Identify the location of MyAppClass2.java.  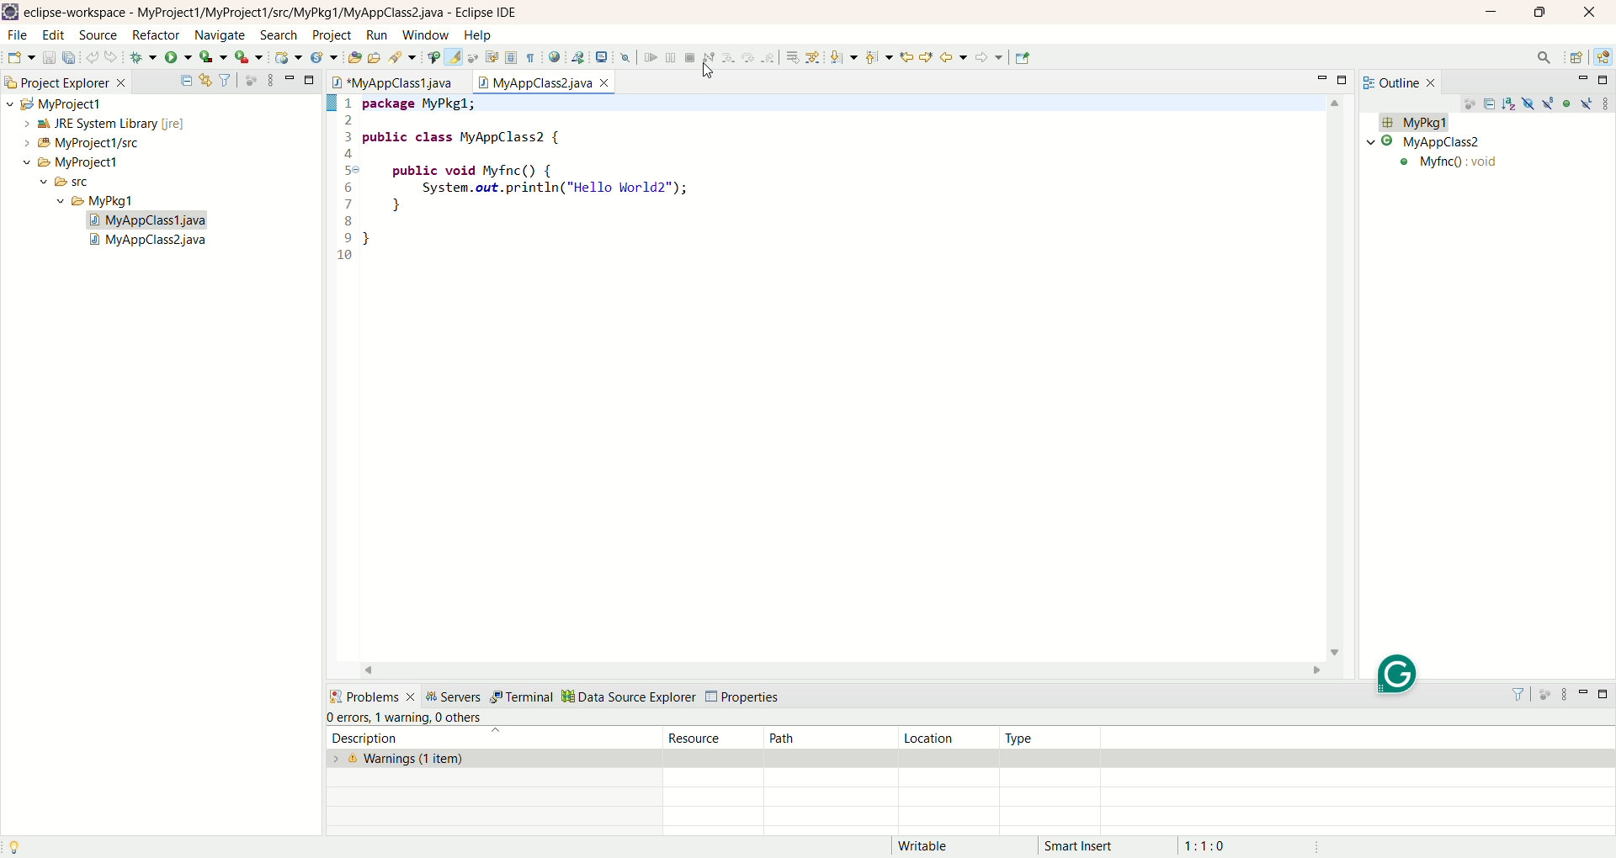
(151, 242).